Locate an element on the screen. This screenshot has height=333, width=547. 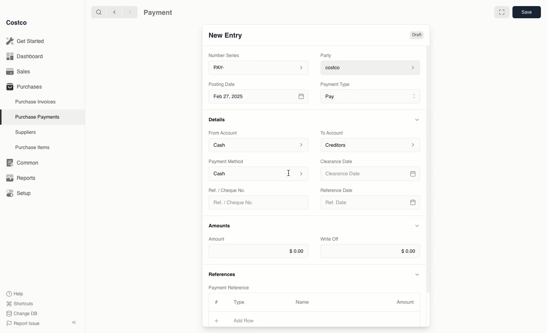
Ret. / Cheque No. is located at coordinates (228, 190).